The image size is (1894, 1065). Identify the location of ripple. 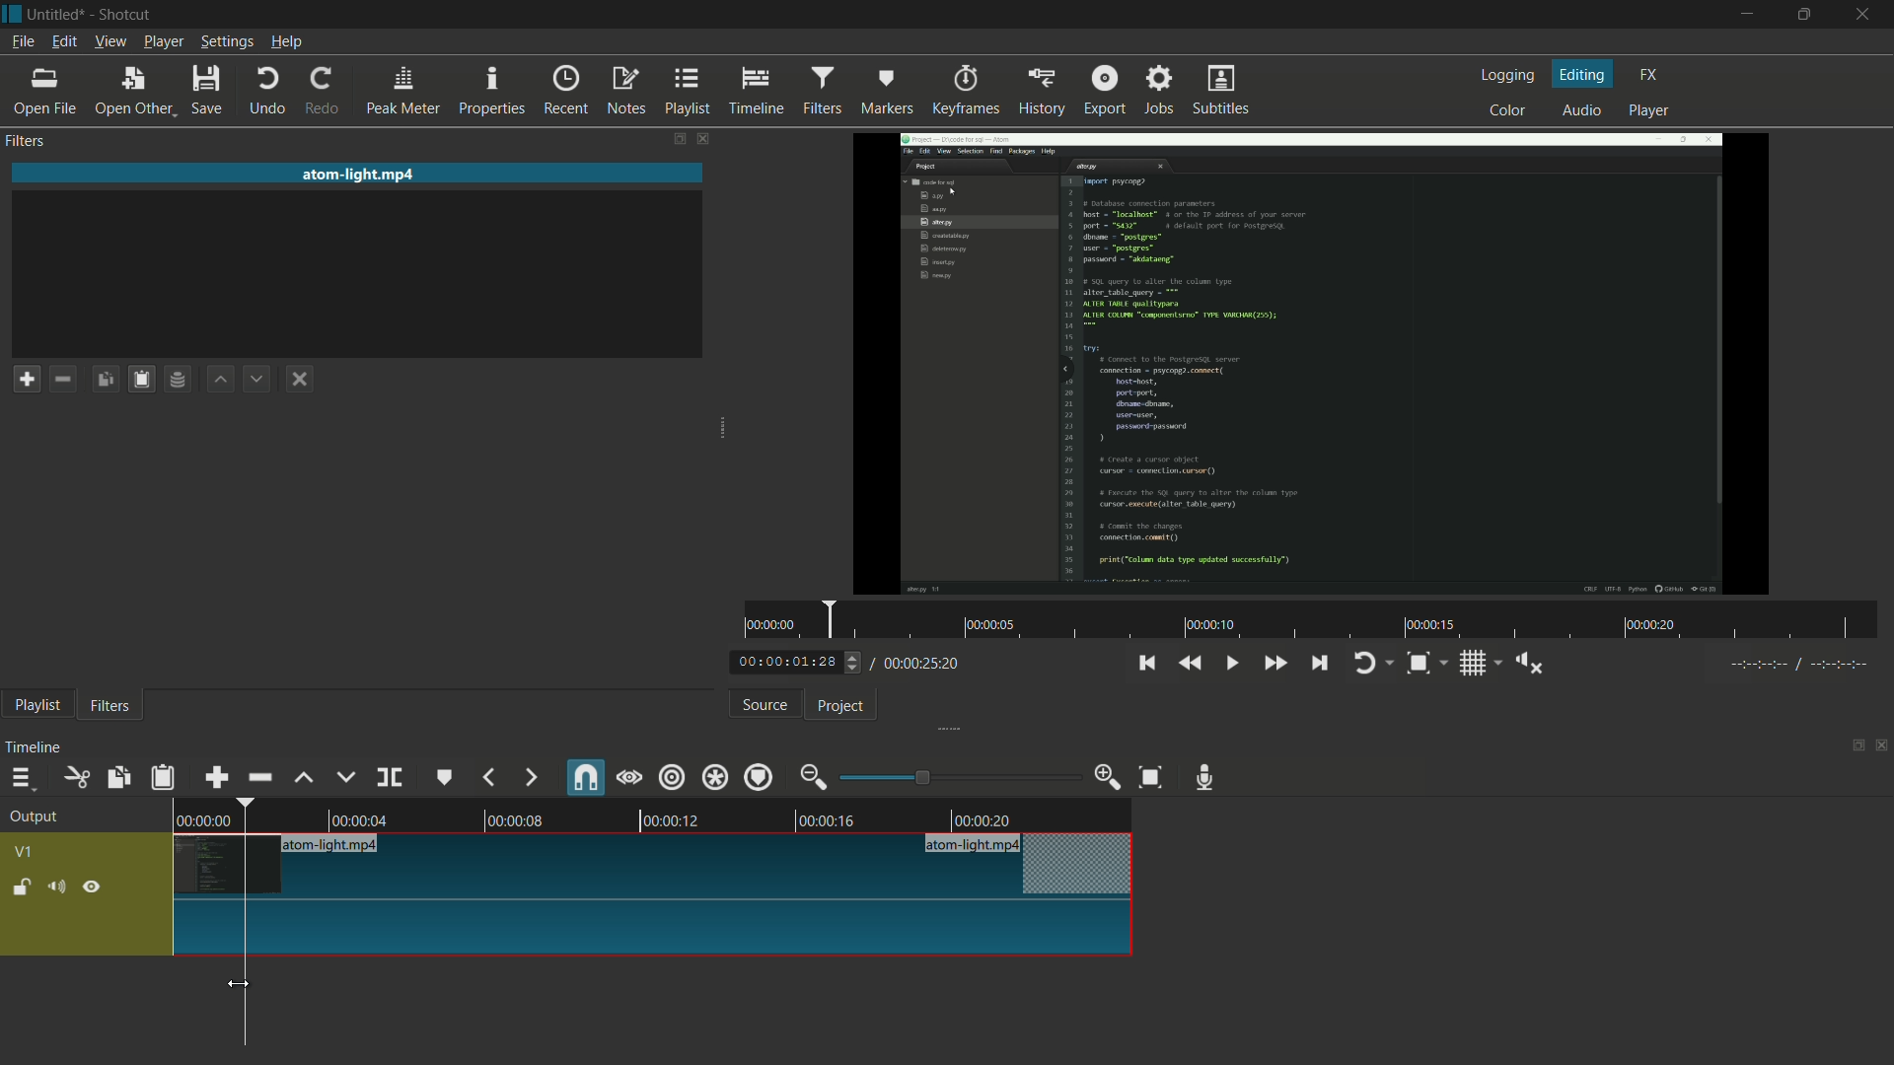
(673, 779).